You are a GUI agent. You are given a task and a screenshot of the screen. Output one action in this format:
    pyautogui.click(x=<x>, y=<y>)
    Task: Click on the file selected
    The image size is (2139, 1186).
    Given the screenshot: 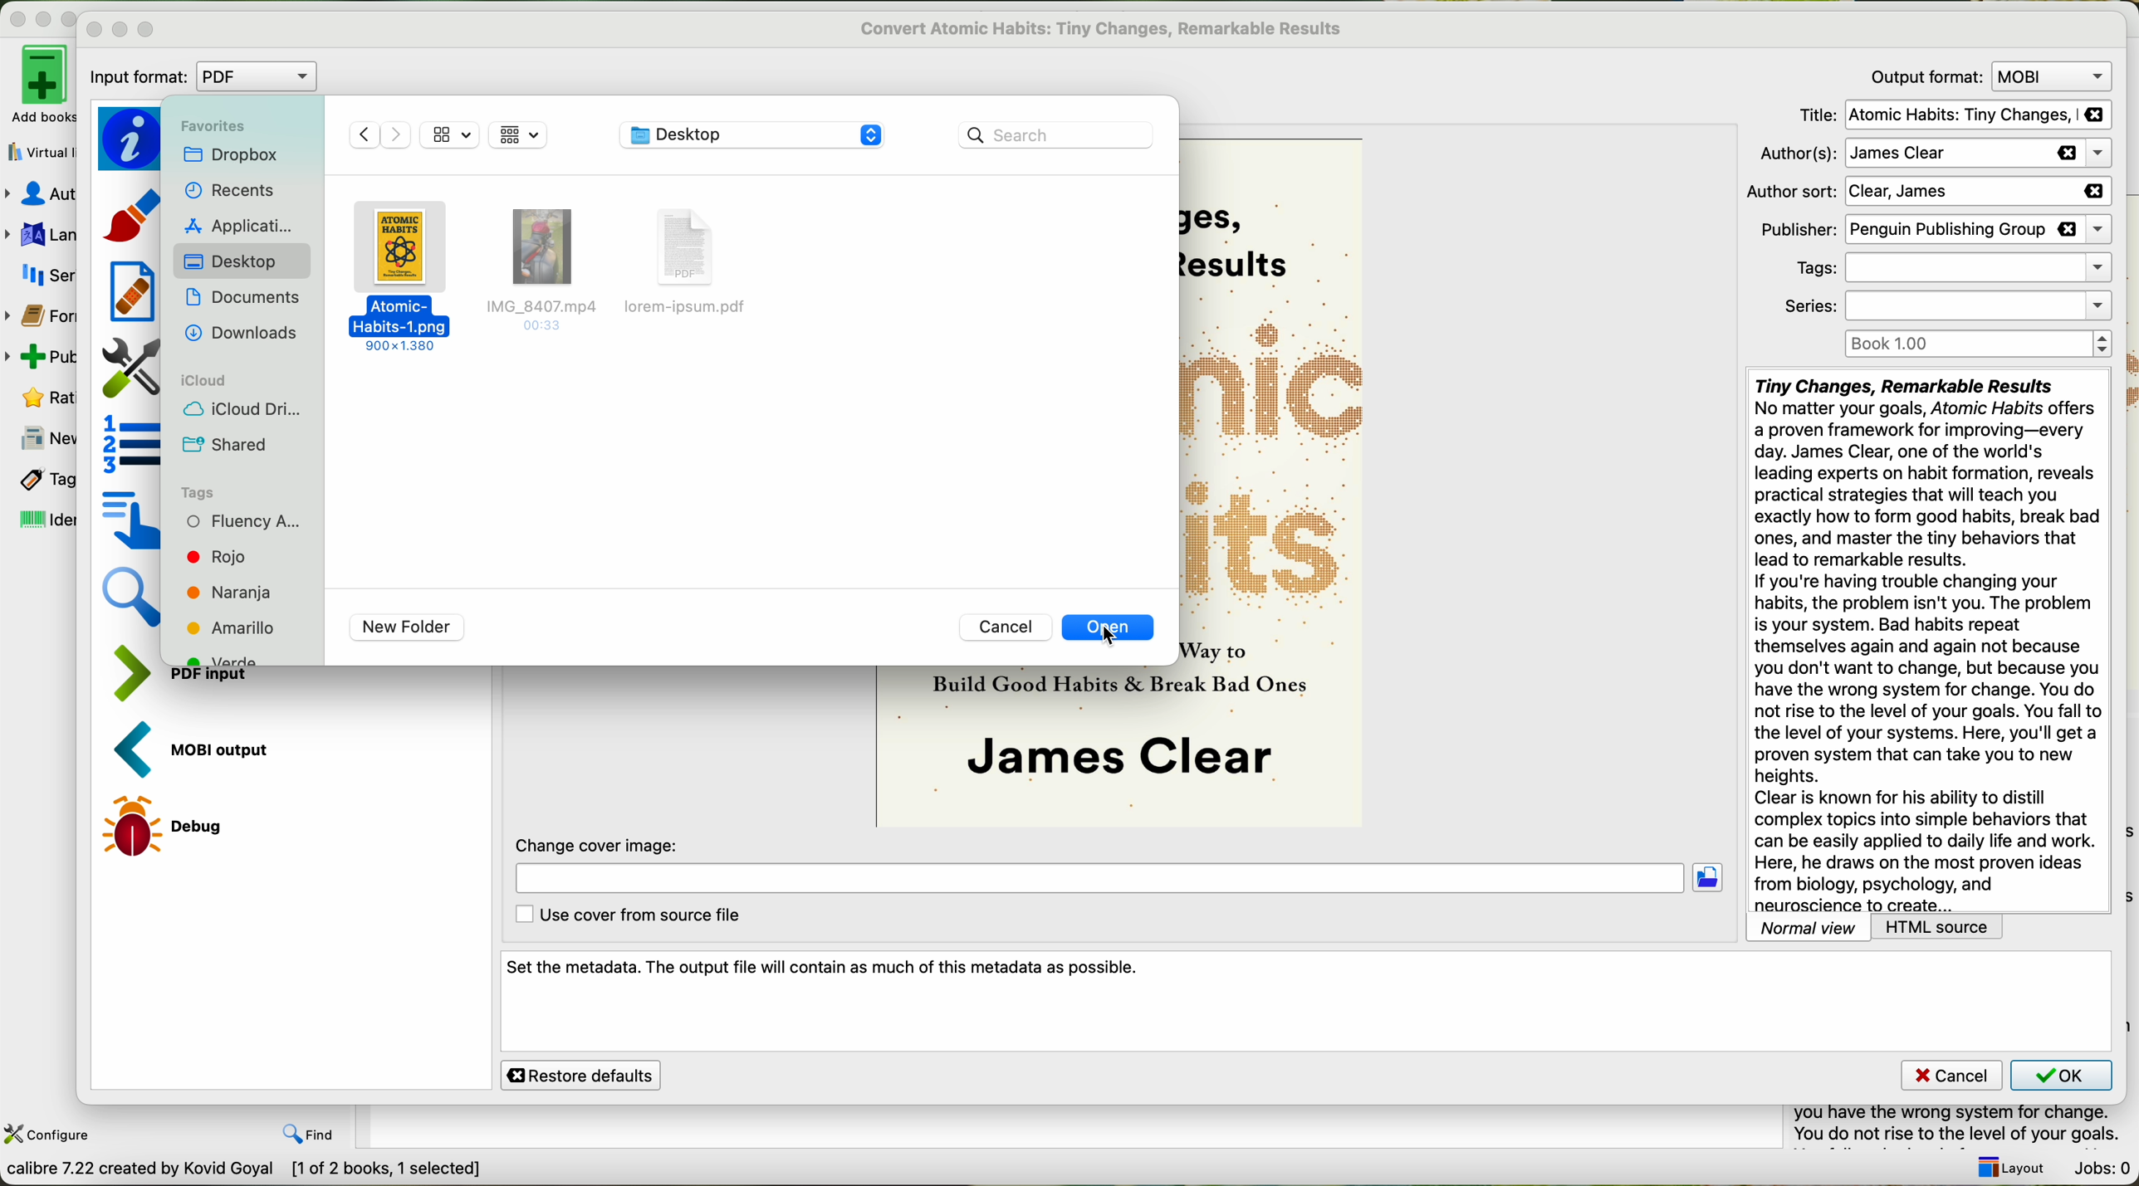 What is the action you would take?
    pyautogui.click(x=404, y=276)
    